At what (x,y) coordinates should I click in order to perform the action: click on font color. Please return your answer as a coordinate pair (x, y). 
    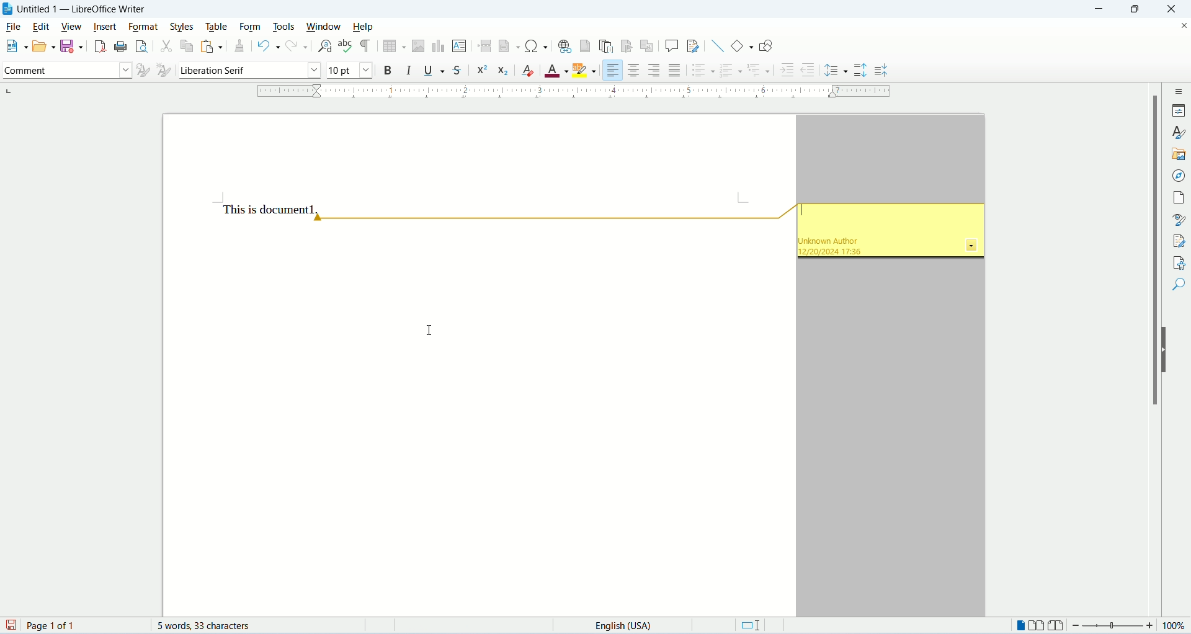
    Looking at the image, I should click on (556, 71).